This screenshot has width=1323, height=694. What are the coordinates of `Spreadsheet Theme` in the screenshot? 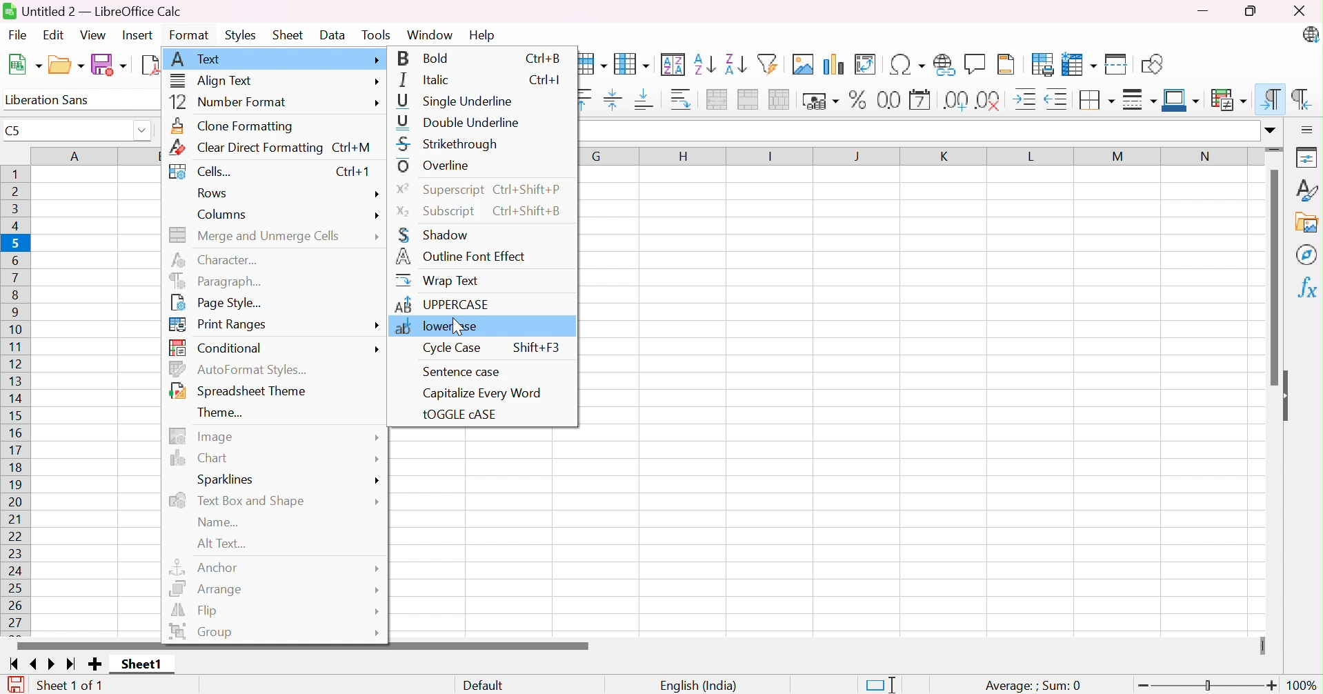 It's located at (241, 390).